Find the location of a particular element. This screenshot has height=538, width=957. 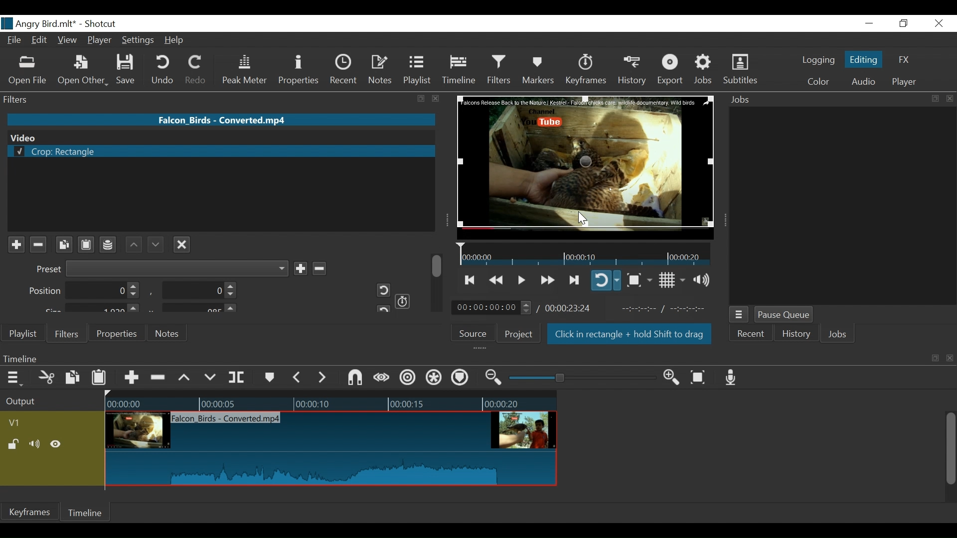

click in rectangle + hold shift to drag is located at coordinates (630, 335).